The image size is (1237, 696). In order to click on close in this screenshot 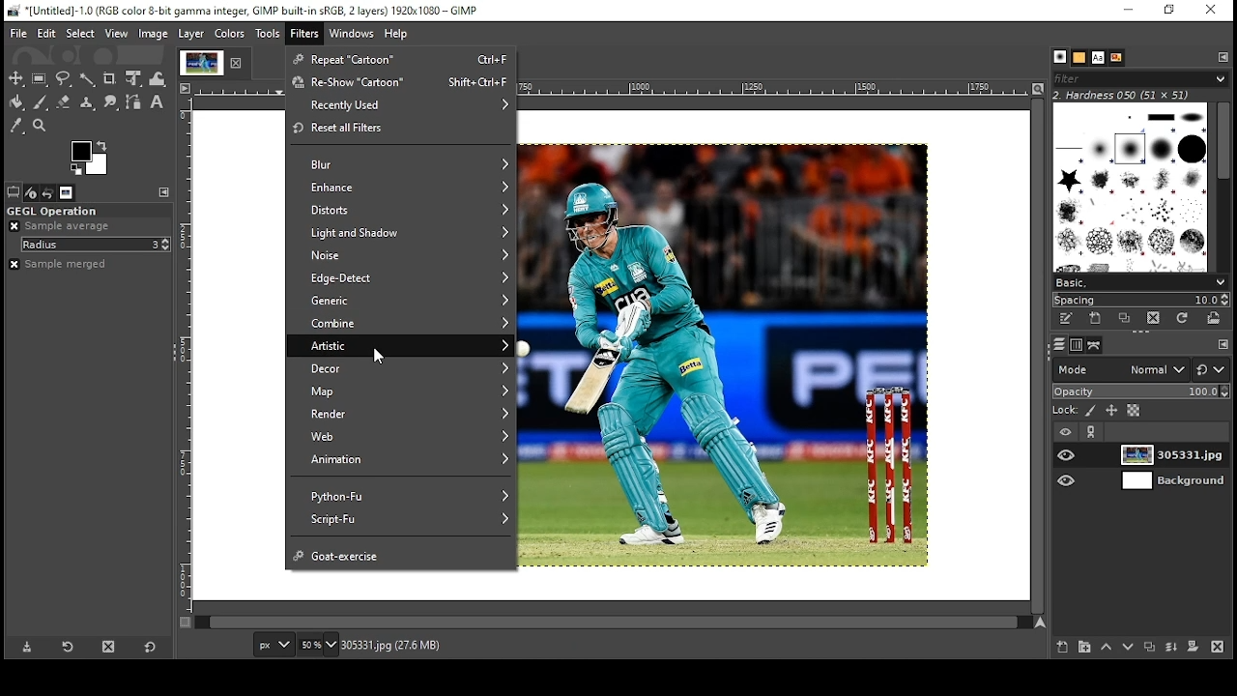, I will do `click(239, 62)`.